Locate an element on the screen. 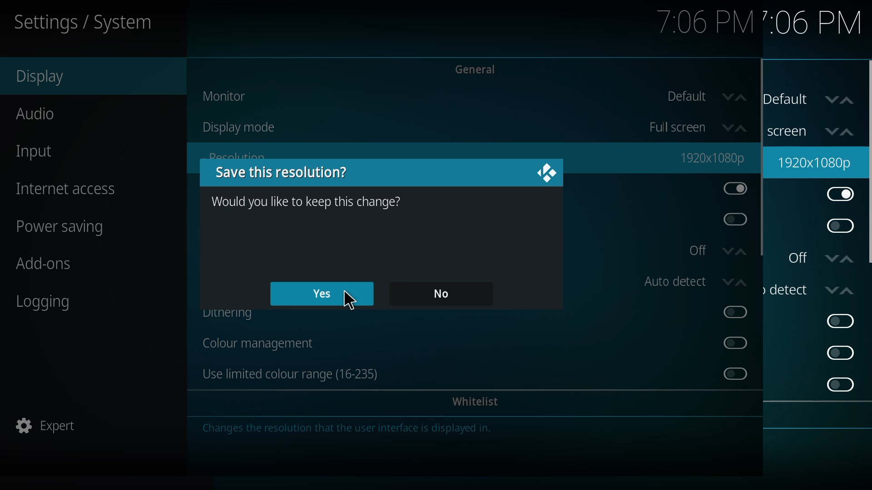 Image resolution: width=872 pixels, height=490 pixels. disabled is located at coordinates (732, 314).